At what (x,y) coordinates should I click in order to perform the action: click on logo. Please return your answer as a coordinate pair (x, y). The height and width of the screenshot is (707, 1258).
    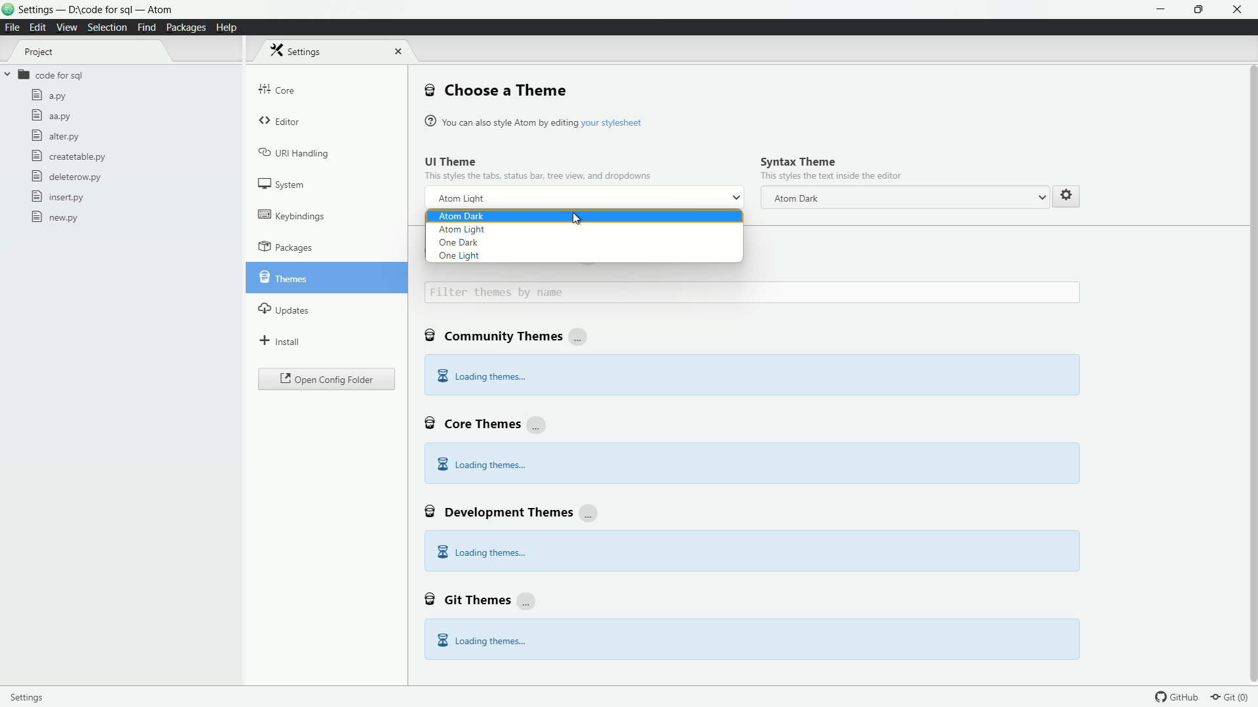
    Looking at the image, I should click on (9, 10).